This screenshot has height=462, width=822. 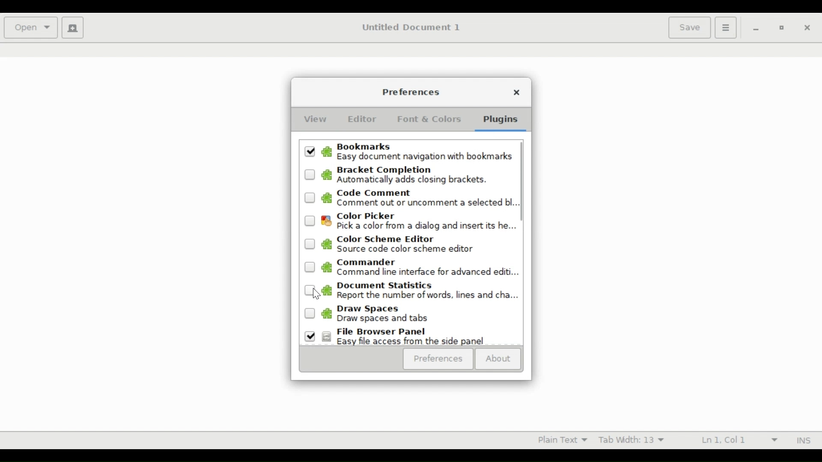 What do you see at coordinates (417, 337) in the screenshot?
I see `(un)select File Browser Panel. Easy file access from side panel` at bounding box center [417, 337].